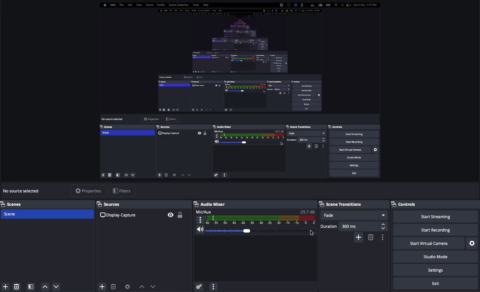  What do you see at coordinates (436, 231) in the screenshot?
I see `Start recording` at bounding box center [436, 231].